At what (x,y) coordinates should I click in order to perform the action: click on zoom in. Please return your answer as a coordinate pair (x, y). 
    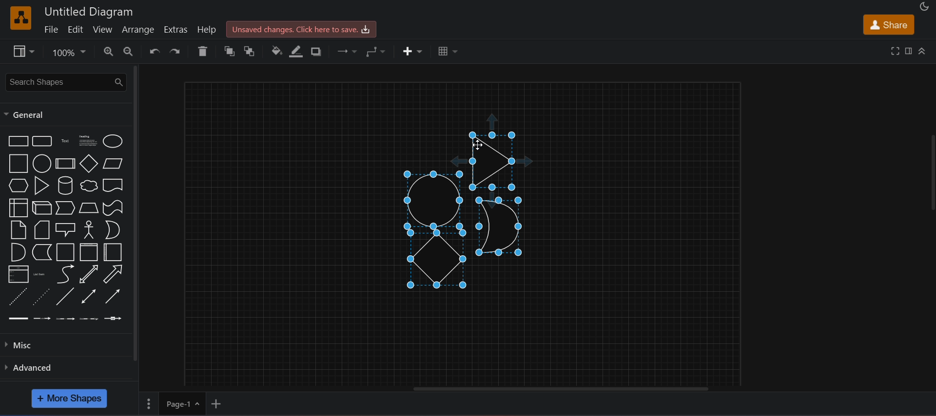
    Looking at the image, I should click on (110, 51).